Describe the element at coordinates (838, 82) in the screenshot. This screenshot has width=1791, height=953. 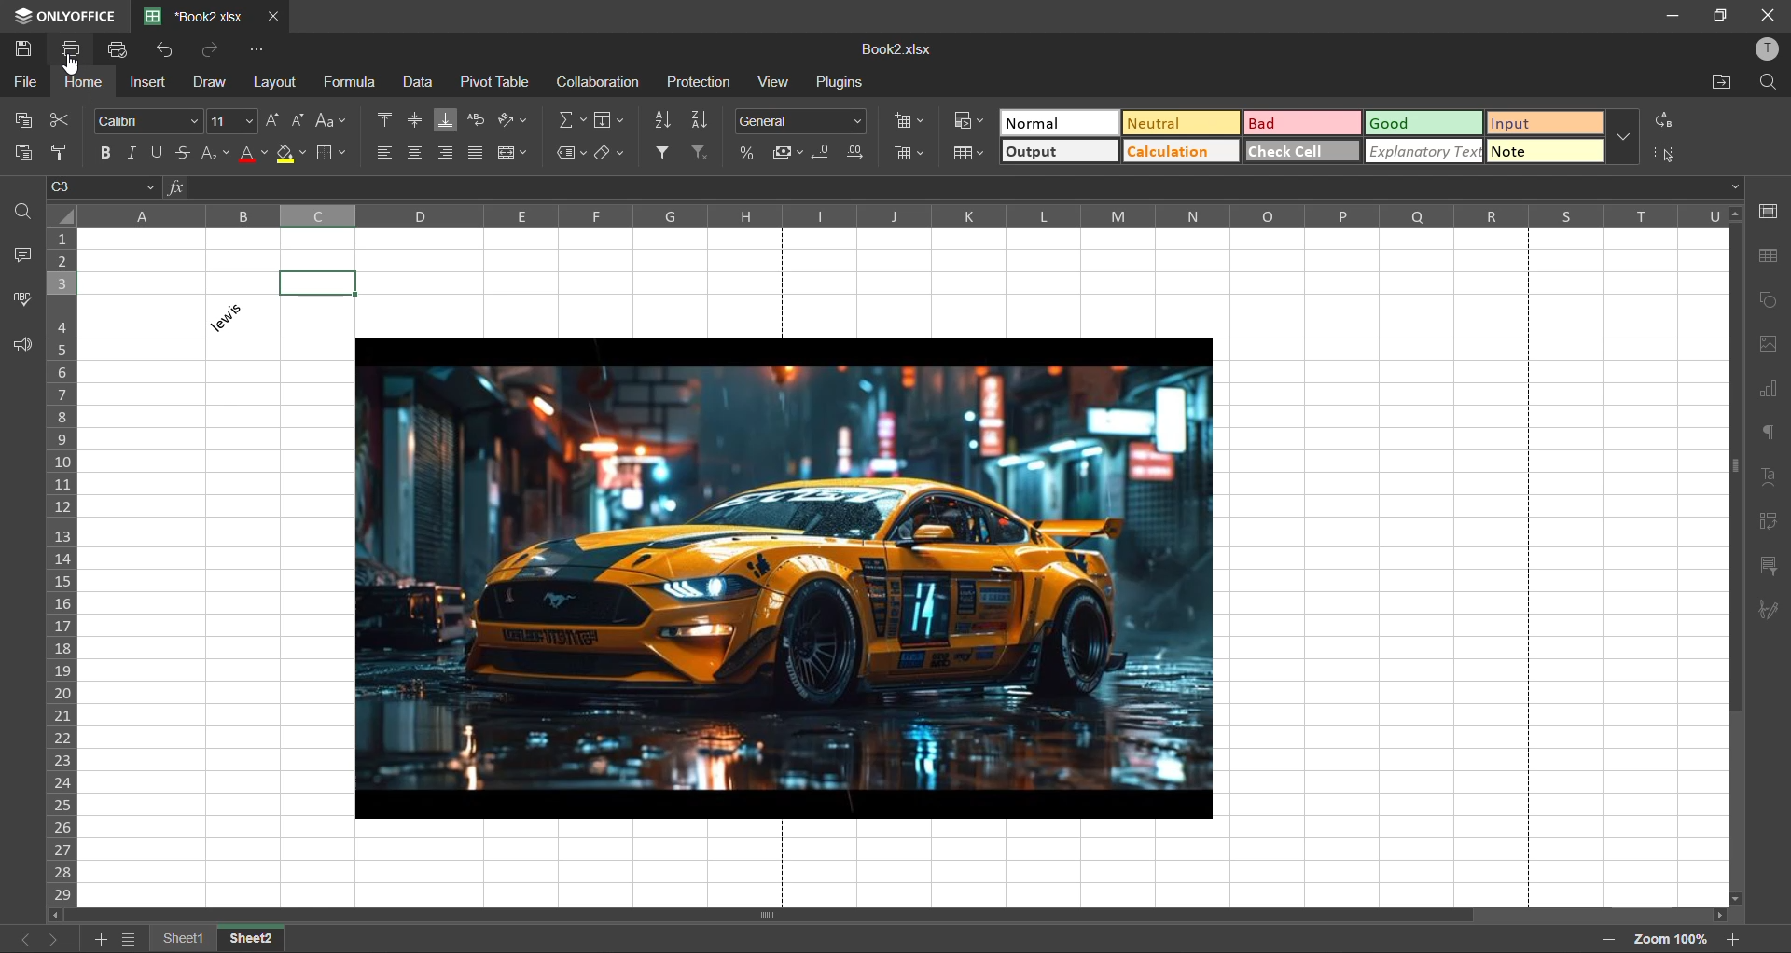
I see `plugins` at that location.